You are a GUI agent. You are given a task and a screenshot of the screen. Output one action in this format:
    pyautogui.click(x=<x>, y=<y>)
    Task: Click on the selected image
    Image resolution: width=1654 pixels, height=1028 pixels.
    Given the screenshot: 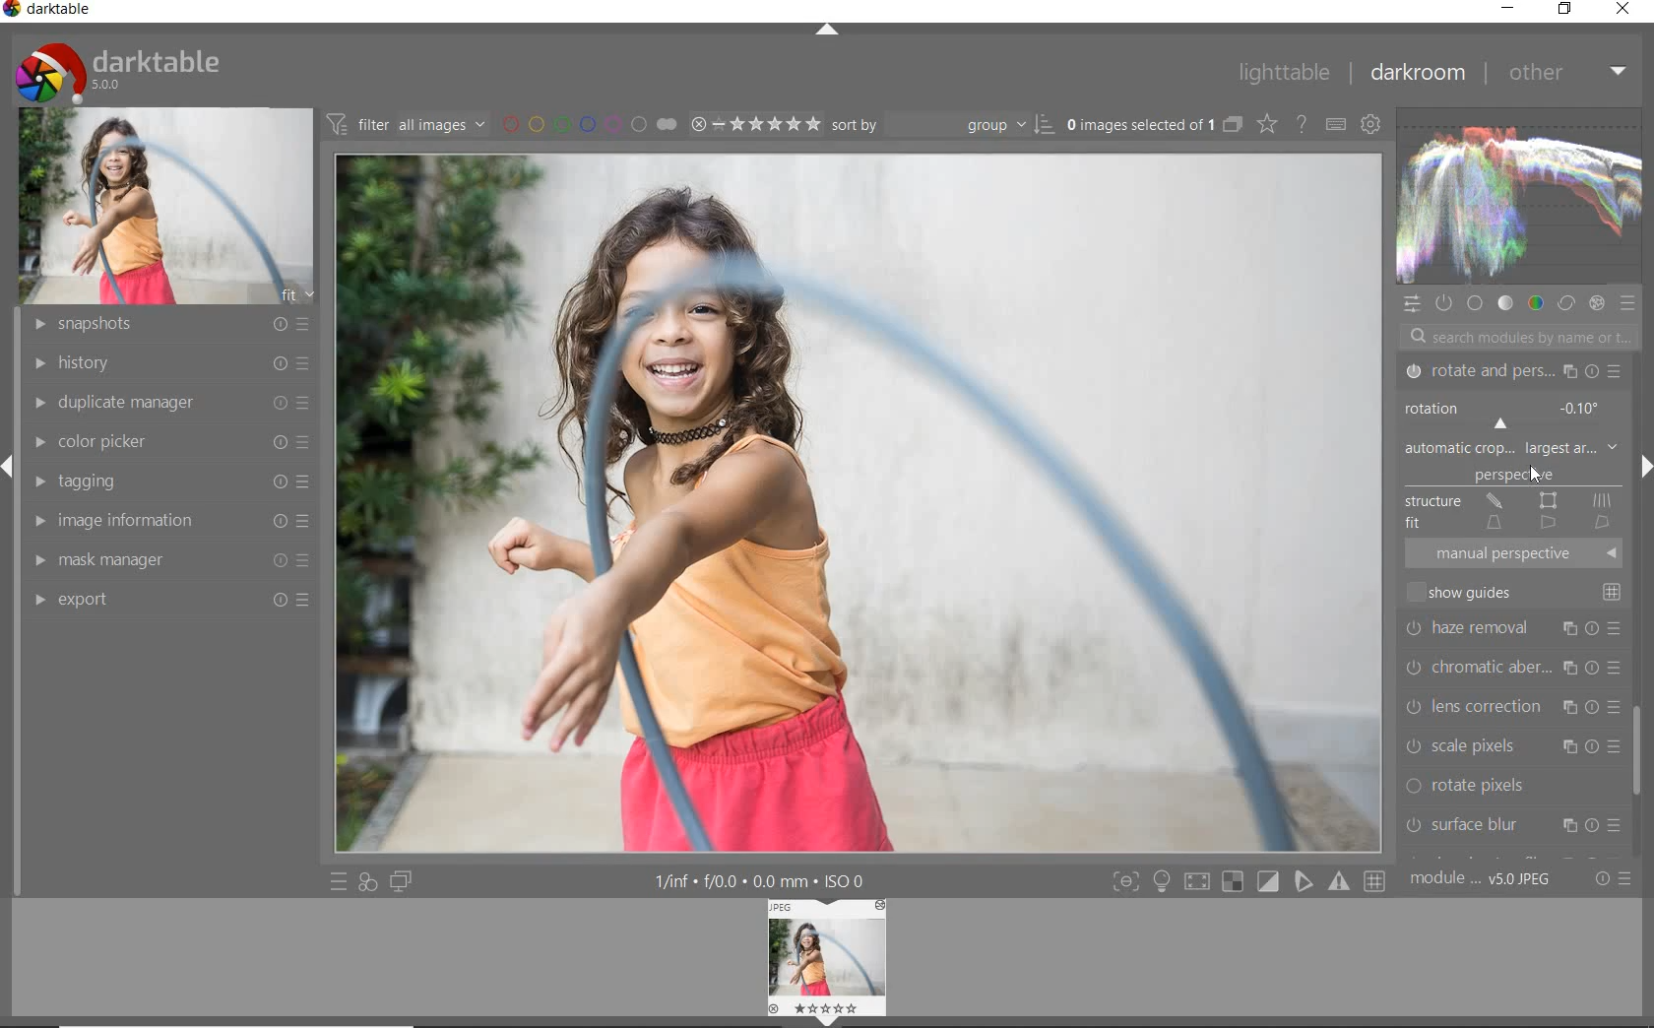 What is the action you would take?
    pyautogui.click(x=857, y=500)
    